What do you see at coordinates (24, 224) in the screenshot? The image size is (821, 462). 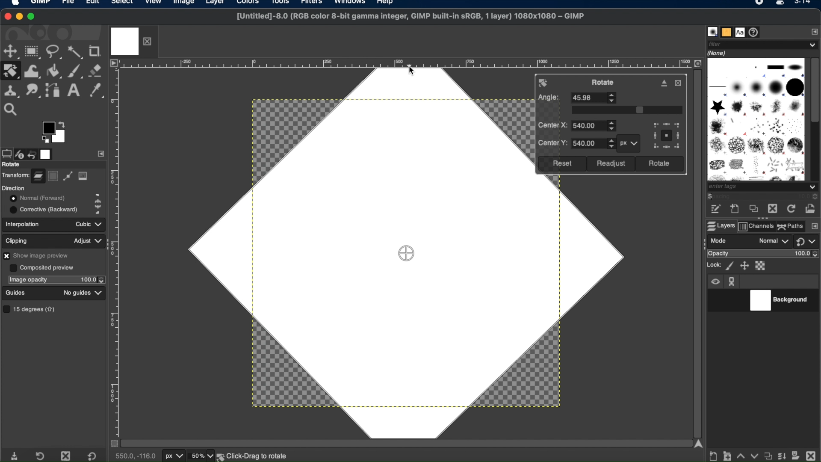 I see `interpolation` at bounding box center [24, 224].